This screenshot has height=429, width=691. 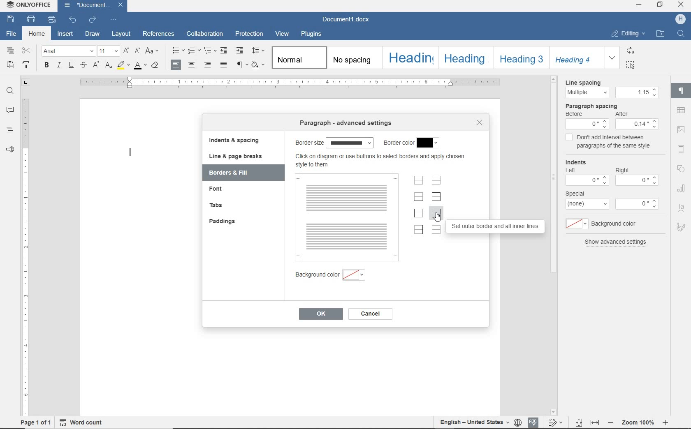 What do you see at coordinates (437, 181) in the screenshot?
I see `set horizontal inner lines only` at bounding box center [437, 181].